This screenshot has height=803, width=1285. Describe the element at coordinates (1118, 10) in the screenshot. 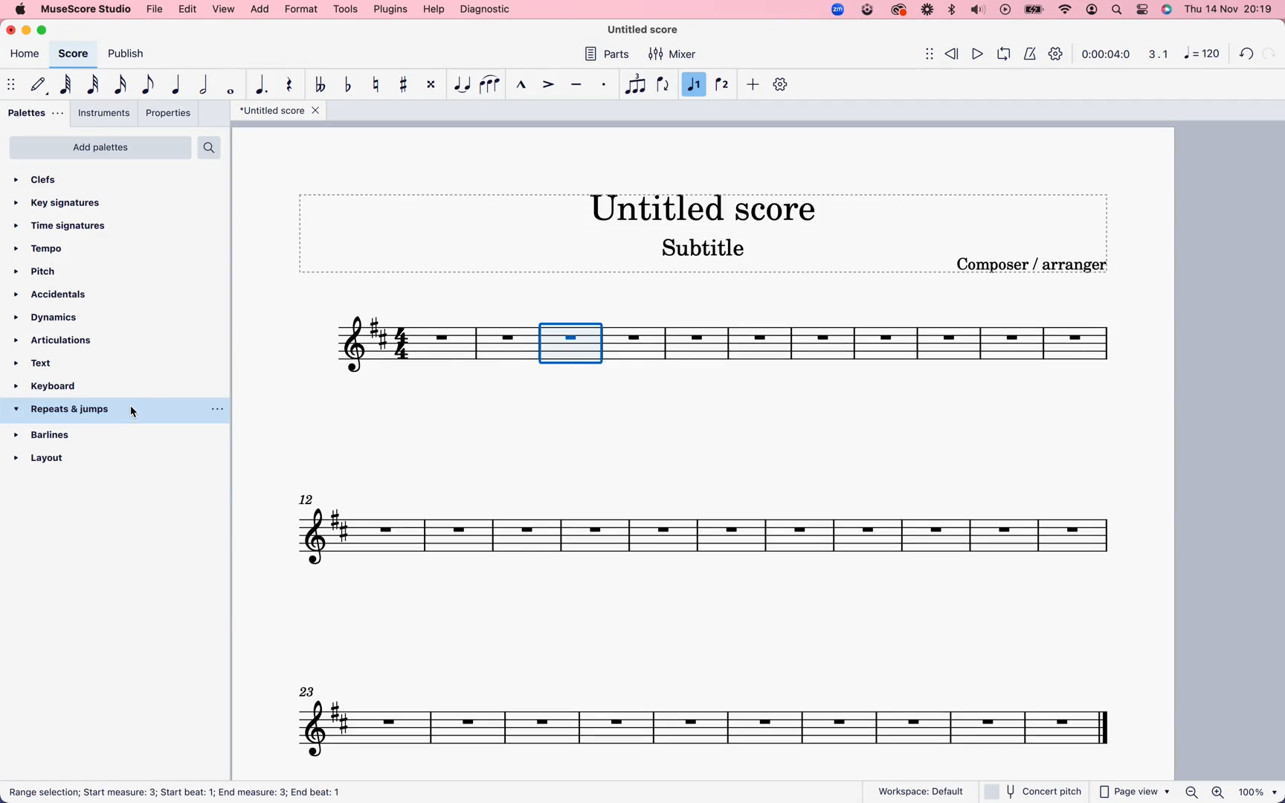

I see `search` at that location.